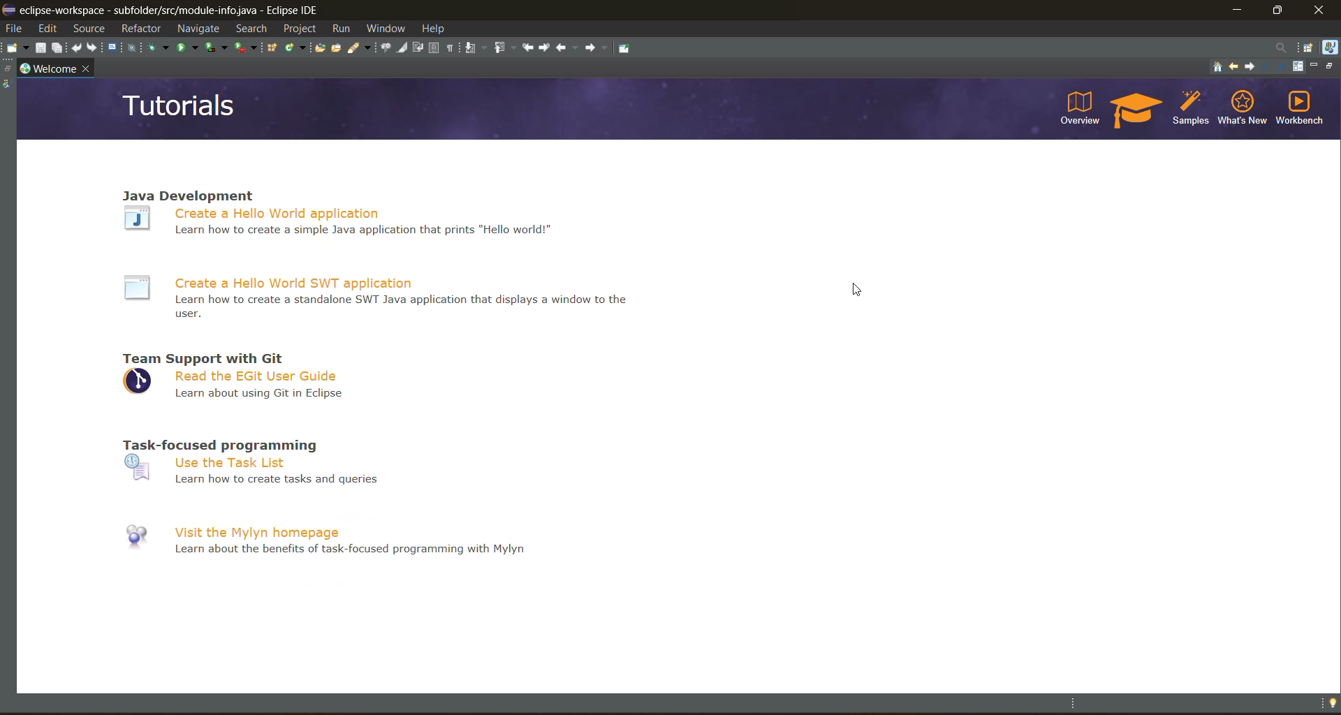  I want to click on java development, so click(191, 193).